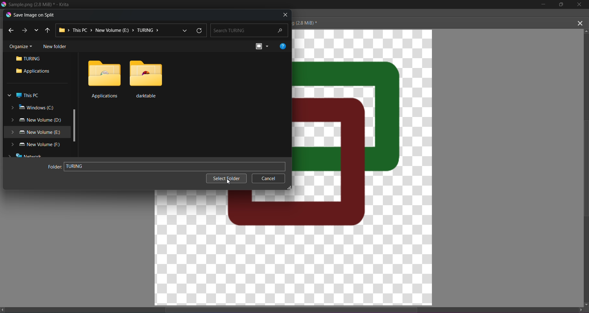  I want to click on Close, so click(285, 15).